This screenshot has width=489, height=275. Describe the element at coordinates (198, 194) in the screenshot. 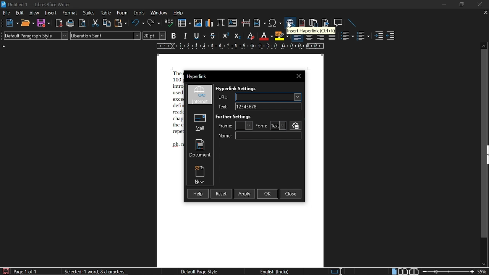

I see `help` at that location.